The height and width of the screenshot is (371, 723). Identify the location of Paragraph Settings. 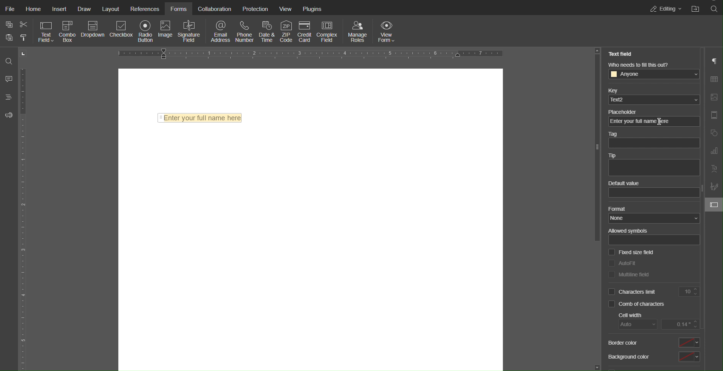
(714, 61).